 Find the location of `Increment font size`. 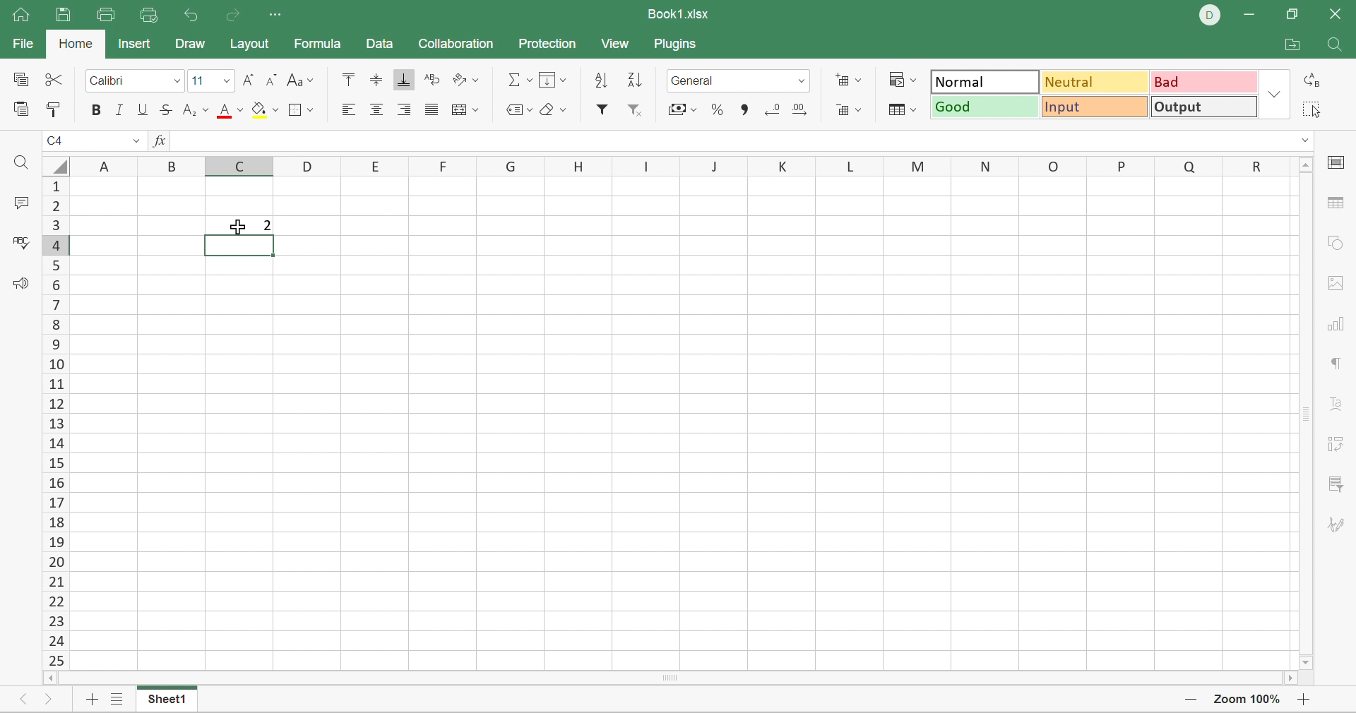

Increment font size is located at coordinates (249, 80).